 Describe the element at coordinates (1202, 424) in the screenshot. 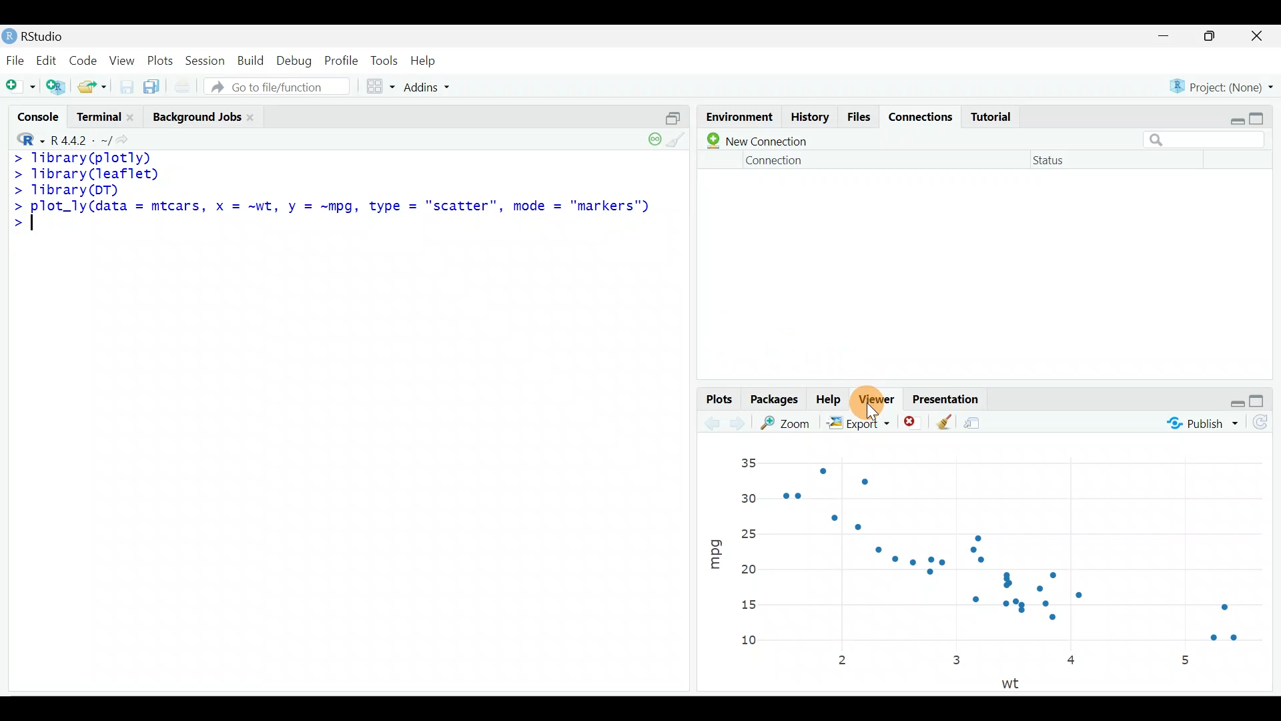

I see `Publish` at that location.